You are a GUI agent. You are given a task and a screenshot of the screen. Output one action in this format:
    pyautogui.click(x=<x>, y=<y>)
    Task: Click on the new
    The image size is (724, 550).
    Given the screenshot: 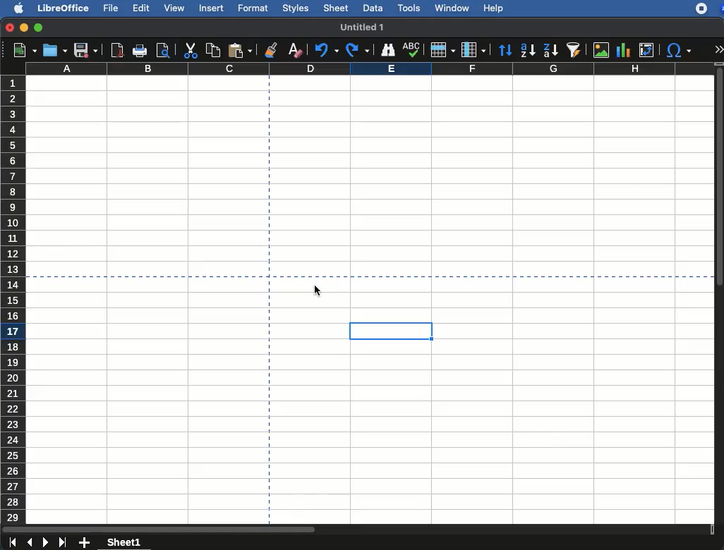 What is the action you would take?
    pyautogui.click(x=20, y=51)
    